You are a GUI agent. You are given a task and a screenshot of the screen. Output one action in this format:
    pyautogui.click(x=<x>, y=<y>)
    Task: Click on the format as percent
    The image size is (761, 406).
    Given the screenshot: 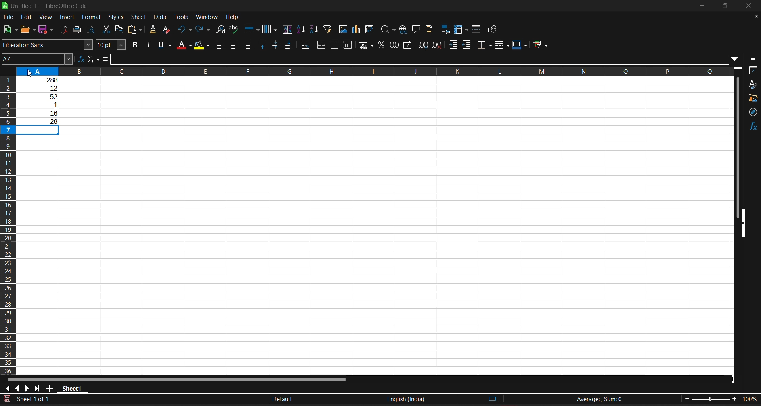 What is the action you would take?
    pyautogui.click(x=382, y=45)
    